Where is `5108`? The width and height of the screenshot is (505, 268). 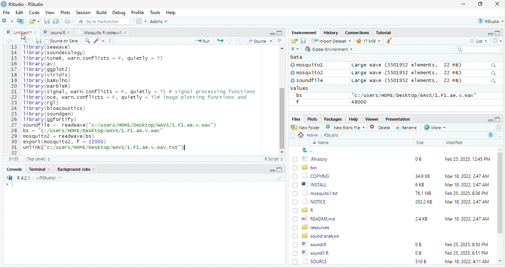
5108 is located at coordinates (419, 252).